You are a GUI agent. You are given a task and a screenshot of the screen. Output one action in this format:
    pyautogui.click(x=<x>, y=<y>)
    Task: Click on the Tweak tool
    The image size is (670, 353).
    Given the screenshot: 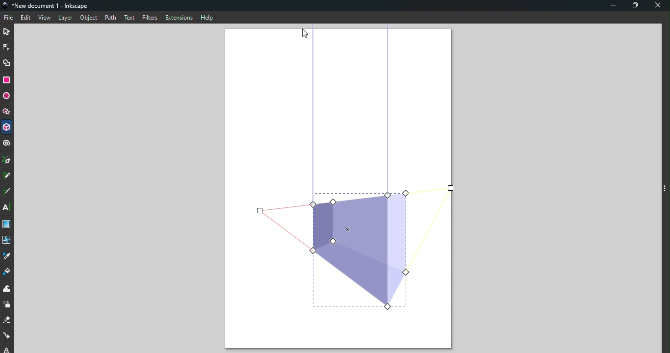 What is the action you would take?
    pyautogui.click(x=8, y=290)
    